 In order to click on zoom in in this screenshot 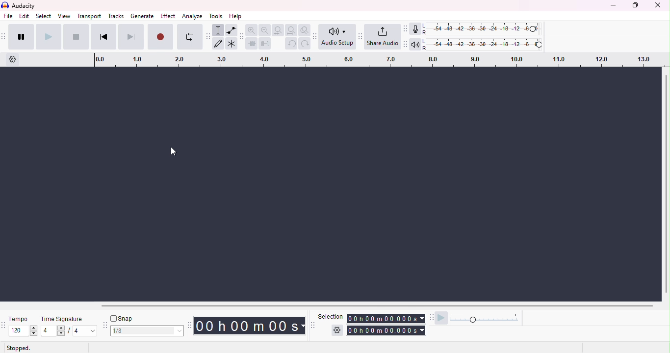, I will do `click(253, 30)`.